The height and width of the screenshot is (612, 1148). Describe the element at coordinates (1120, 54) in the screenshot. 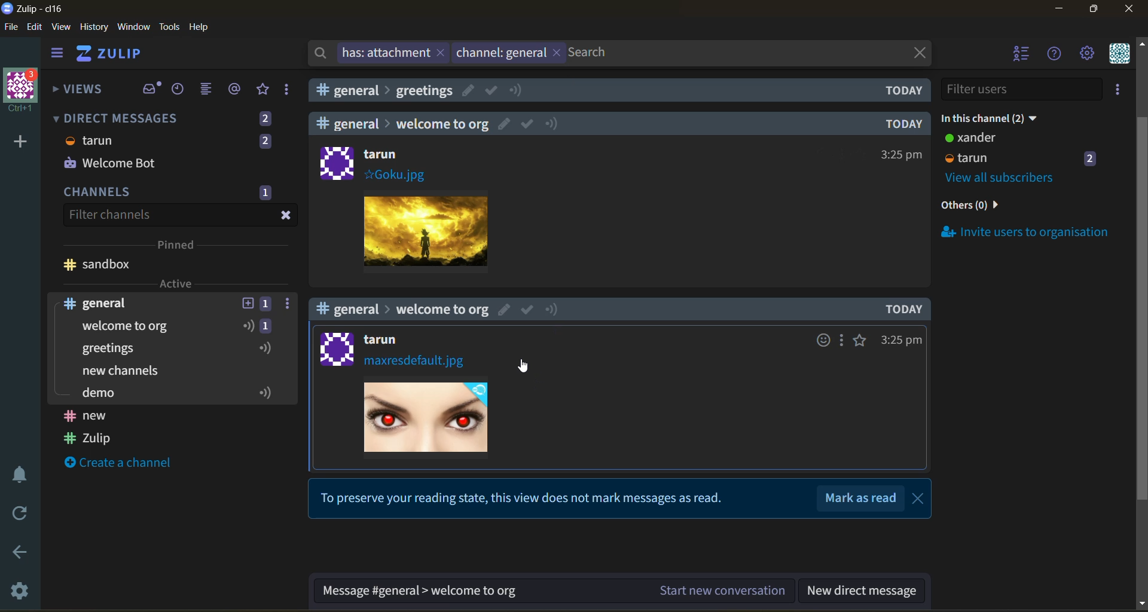

I see `personal menu` at that location.